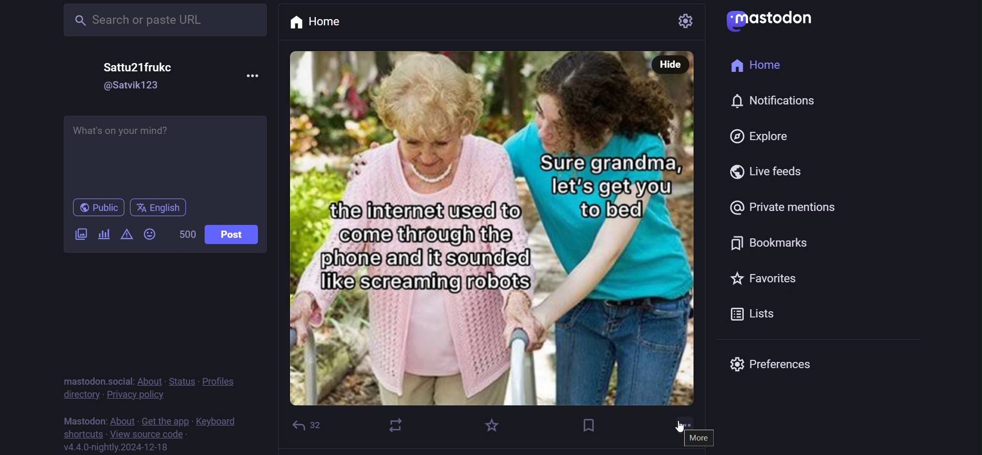  Describe the element at coordinates (685, 423) in the screenshot. I see `more` at that location.